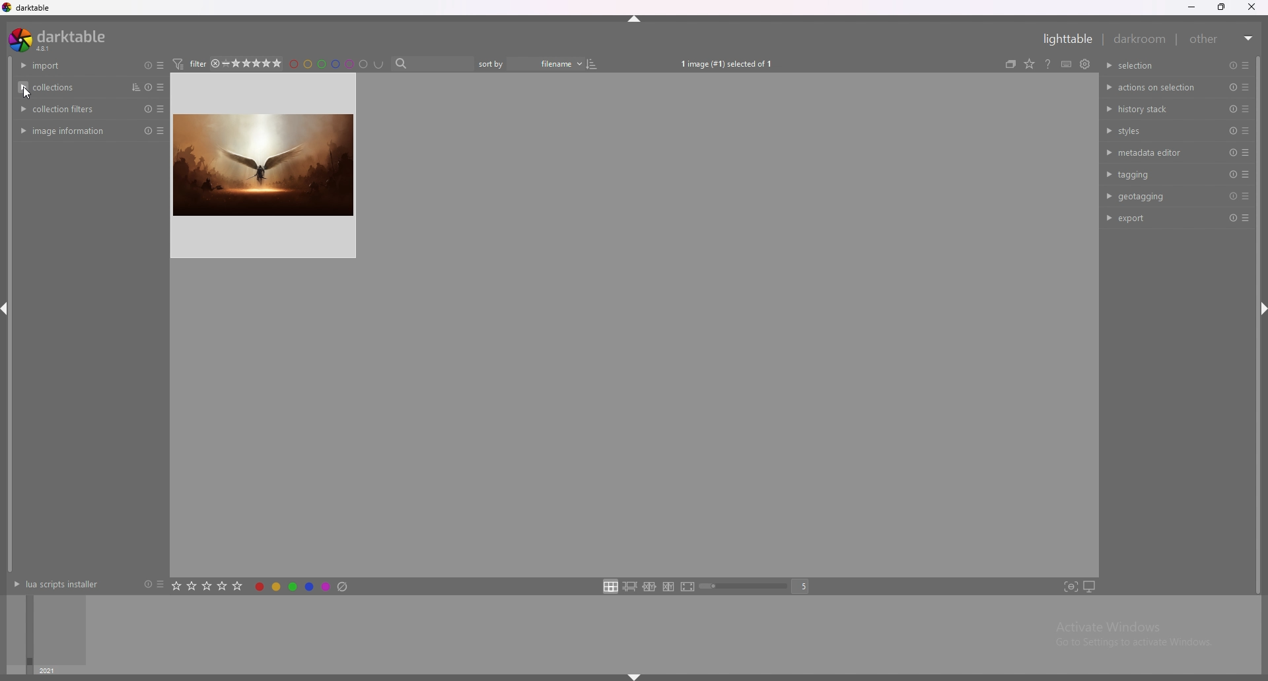 This screenshot has width=1268, height=681. I want to click on history stack, so click(1156, 108).